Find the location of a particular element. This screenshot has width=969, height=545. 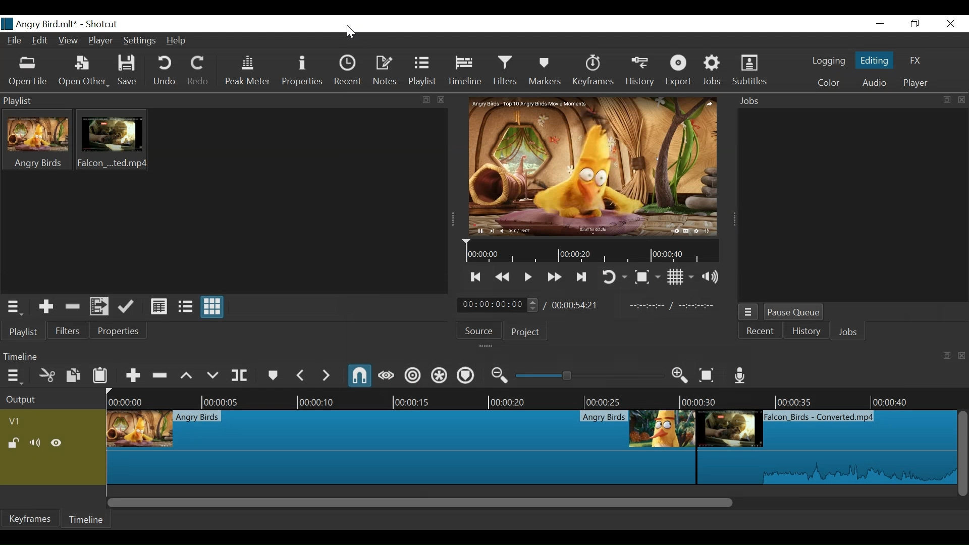

logging is located at coordinates (828, 61).